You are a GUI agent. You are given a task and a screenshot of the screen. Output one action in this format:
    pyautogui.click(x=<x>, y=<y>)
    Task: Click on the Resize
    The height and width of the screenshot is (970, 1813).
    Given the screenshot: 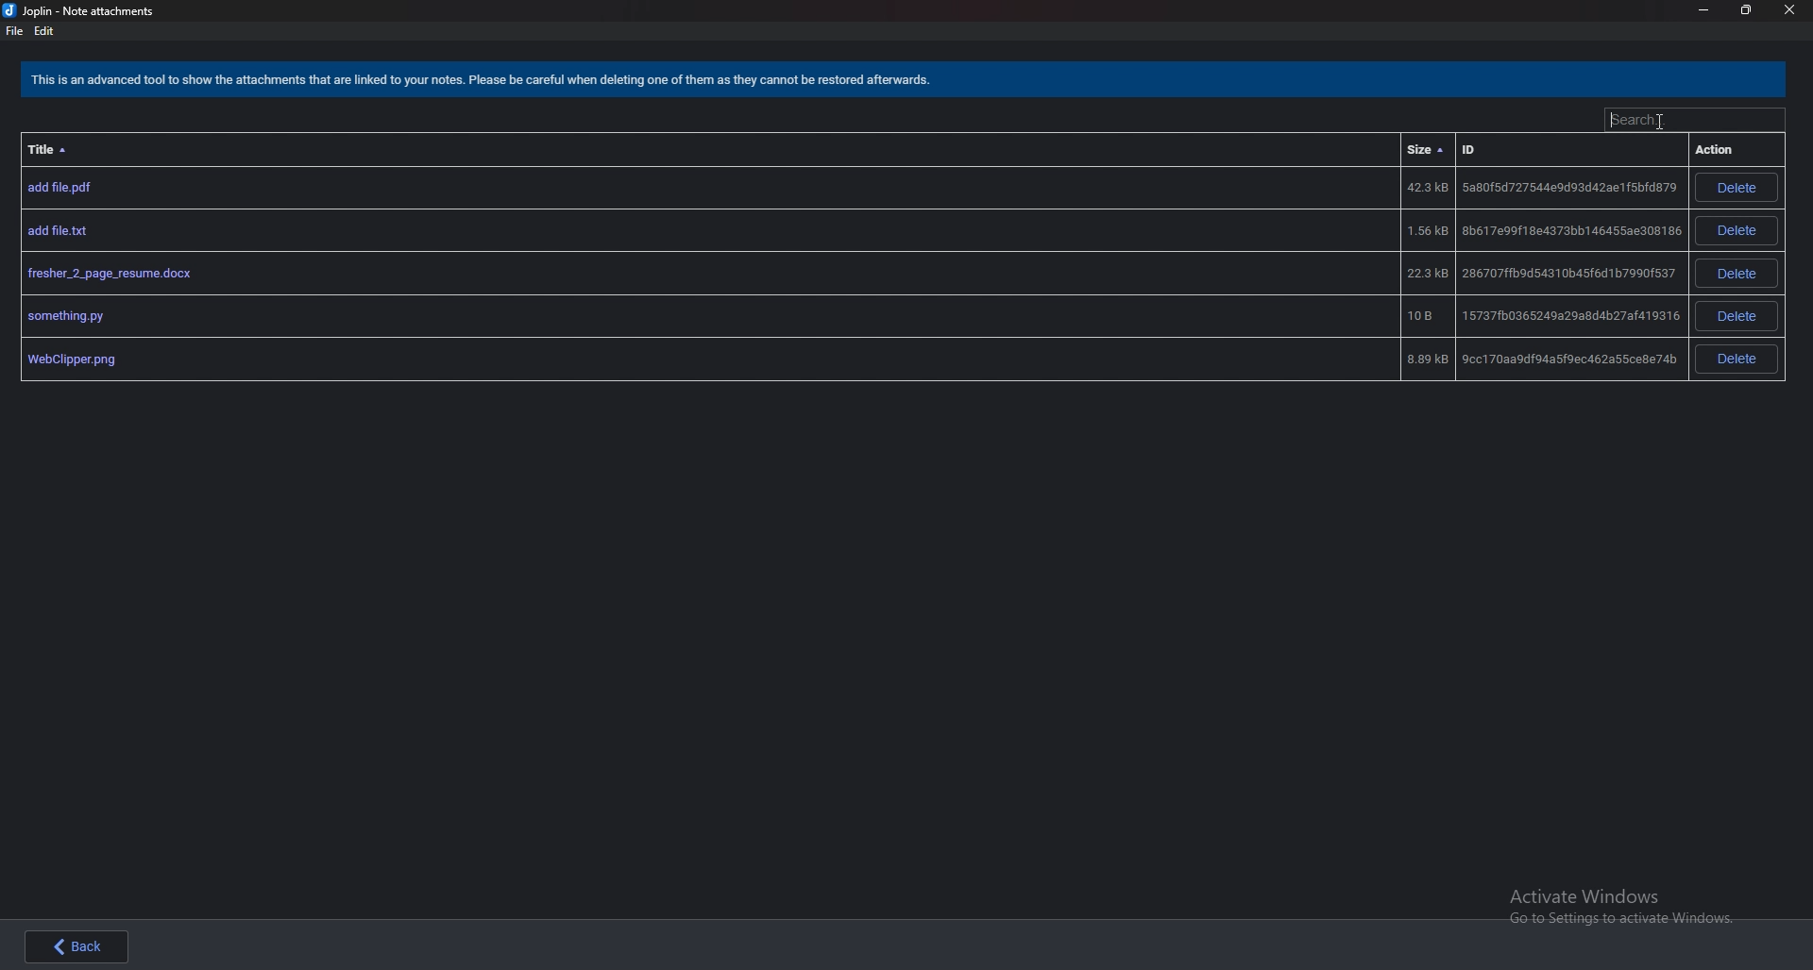 What is the action you would take?
    pyautogui.click(x=1744, y=9)
    